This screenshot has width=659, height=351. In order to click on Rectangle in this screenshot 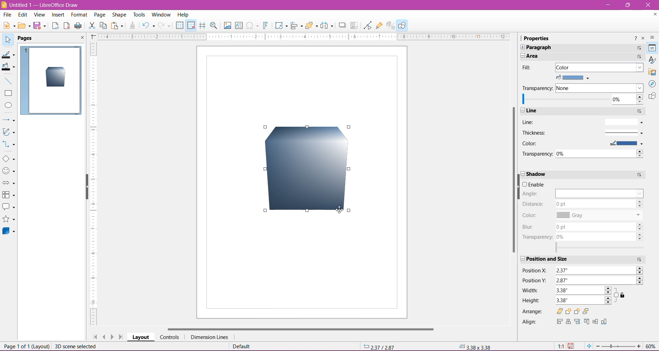, I will do `click(8, 93)`.